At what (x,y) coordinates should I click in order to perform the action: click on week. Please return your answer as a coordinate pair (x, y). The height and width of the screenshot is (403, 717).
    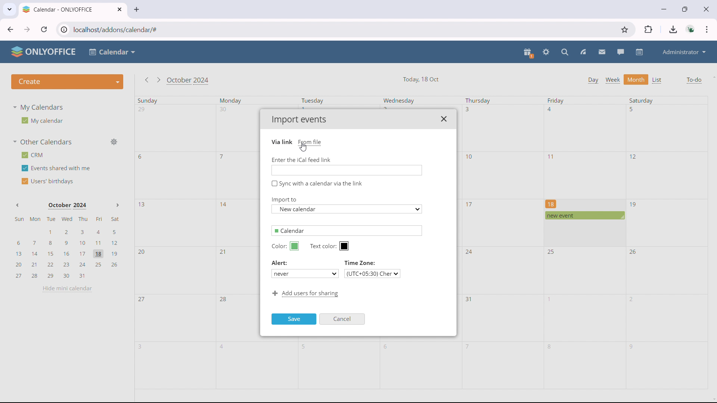
    Looking at the image, I should click on (612, 81).